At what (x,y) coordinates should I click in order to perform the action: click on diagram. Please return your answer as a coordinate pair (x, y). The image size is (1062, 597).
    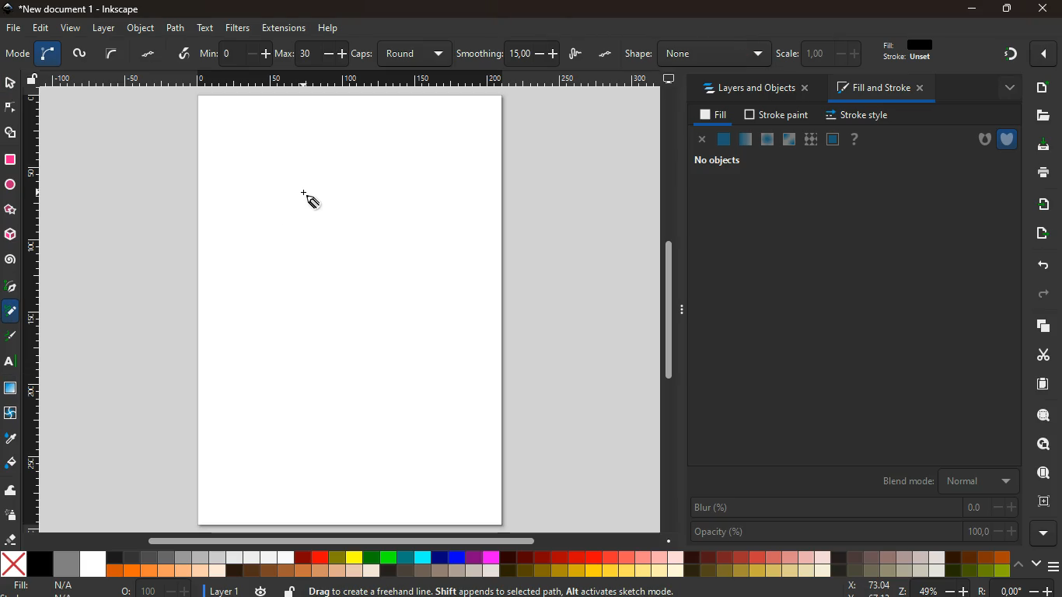
    Looking at the image, I should click on (1010, 56).